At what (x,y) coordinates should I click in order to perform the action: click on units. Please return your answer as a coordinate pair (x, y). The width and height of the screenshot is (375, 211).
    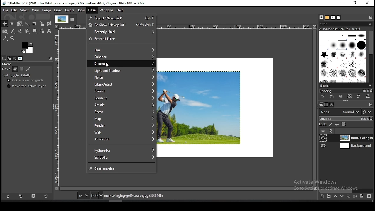
    Looking at the image, I should click on (83, 195).